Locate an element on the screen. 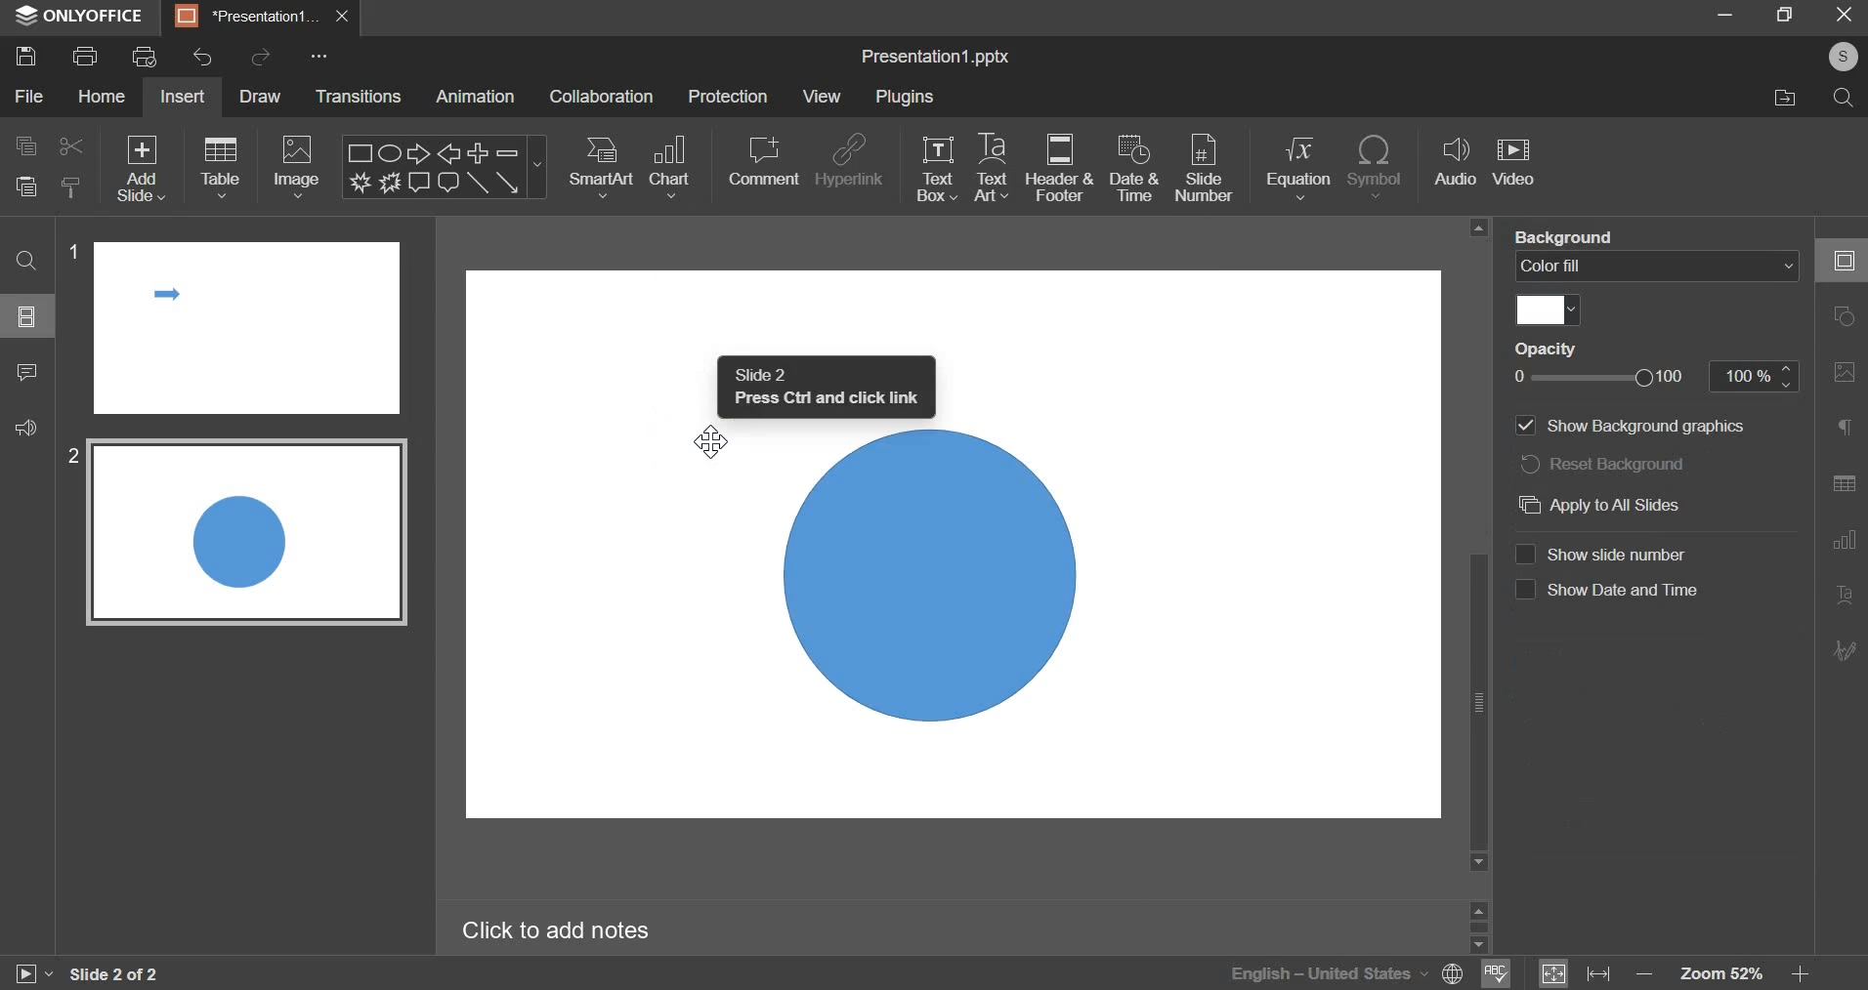  Click to add notes is located at coordinates (558, 928).